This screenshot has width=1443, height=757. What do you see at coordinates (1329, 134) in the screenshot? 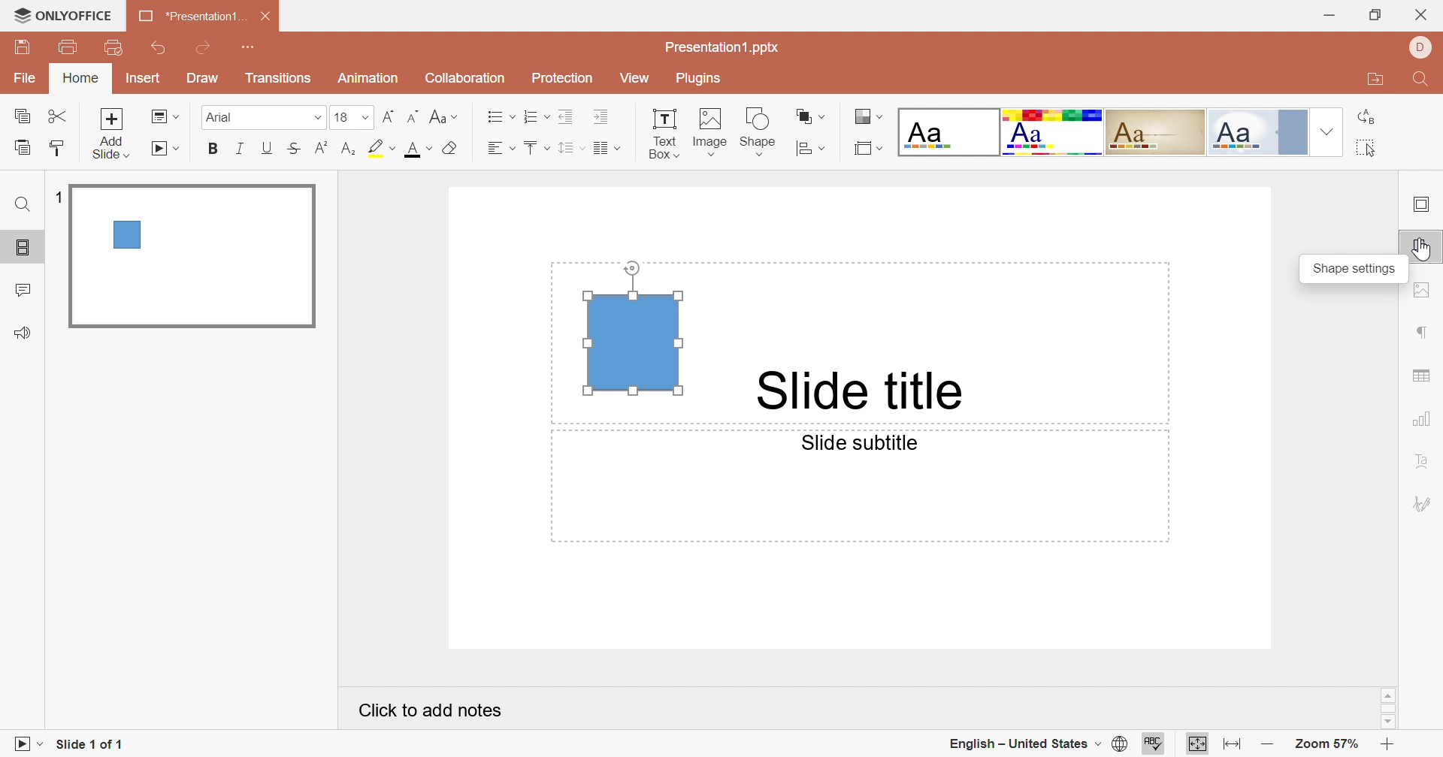
I see `Drop Down` at bounding box center [1329, 134].